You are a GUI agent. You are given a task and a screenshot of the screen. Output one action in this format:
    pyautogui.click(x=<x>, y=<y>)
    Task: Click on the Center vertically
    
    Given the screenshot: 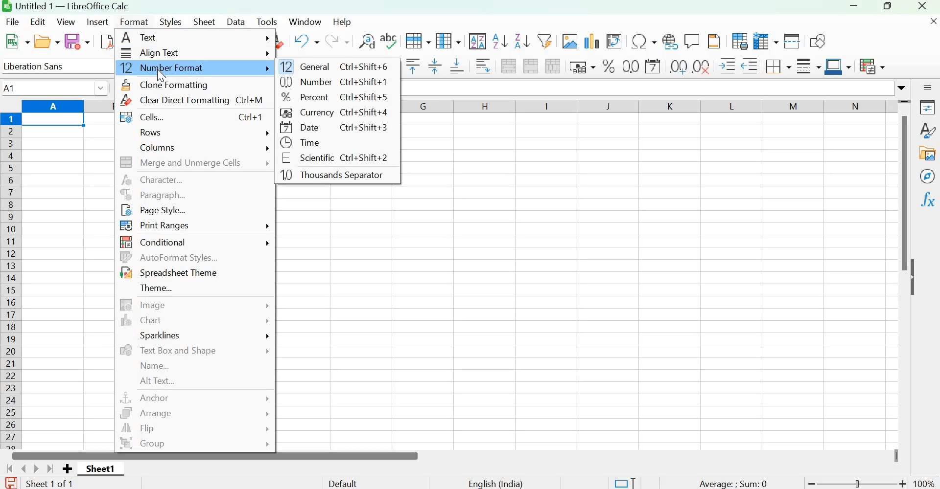 What is the action you would take?
    pyautogui.click(x=434, y=67)
    